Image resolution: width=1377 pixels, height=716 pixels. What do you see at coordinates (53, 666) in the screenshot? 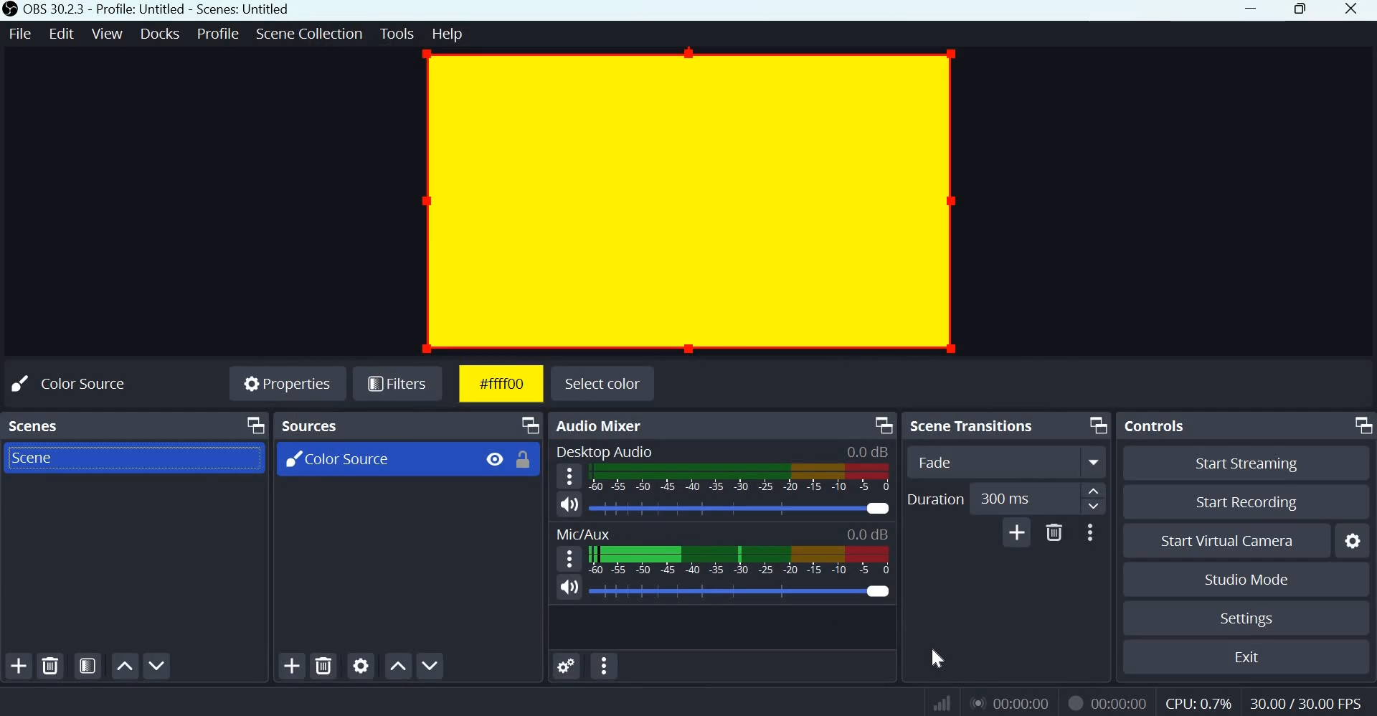
I see `remove selected scene(s)` at bounding box center [53, 666].